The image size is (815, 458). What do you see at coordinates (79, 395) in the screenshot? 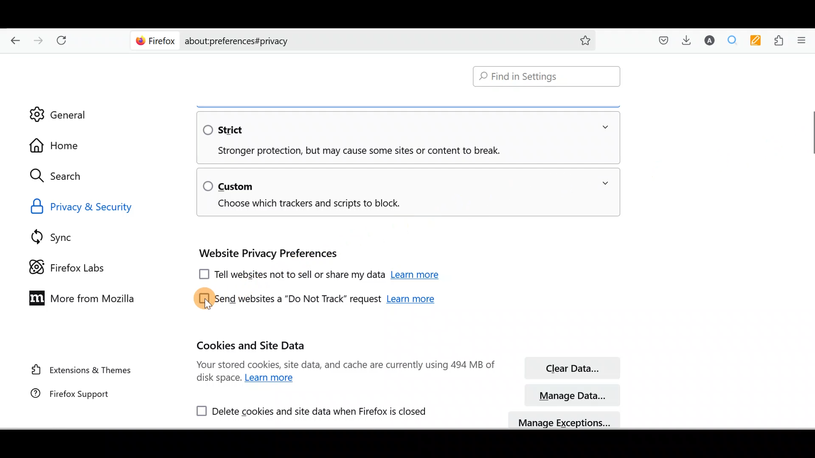
I see `Firefox support` at bounding box center [79, 395].